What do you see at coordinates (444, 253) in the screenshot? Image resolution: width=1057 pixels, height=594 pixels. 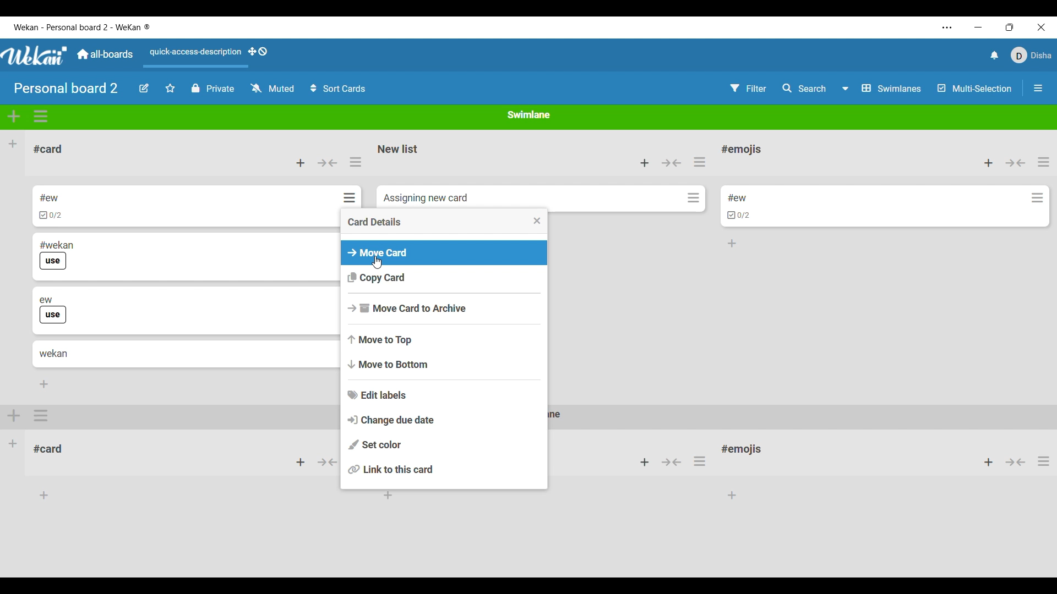 I see `Move card, highlighted by cursor` at bounding box center [444, 253].